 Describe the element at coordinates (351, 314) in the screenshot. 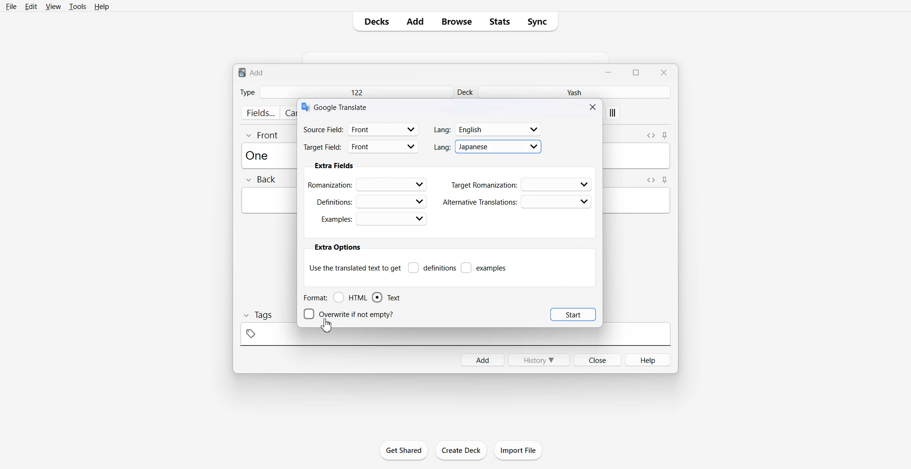

I see `Overwrite if not empty` at that location.